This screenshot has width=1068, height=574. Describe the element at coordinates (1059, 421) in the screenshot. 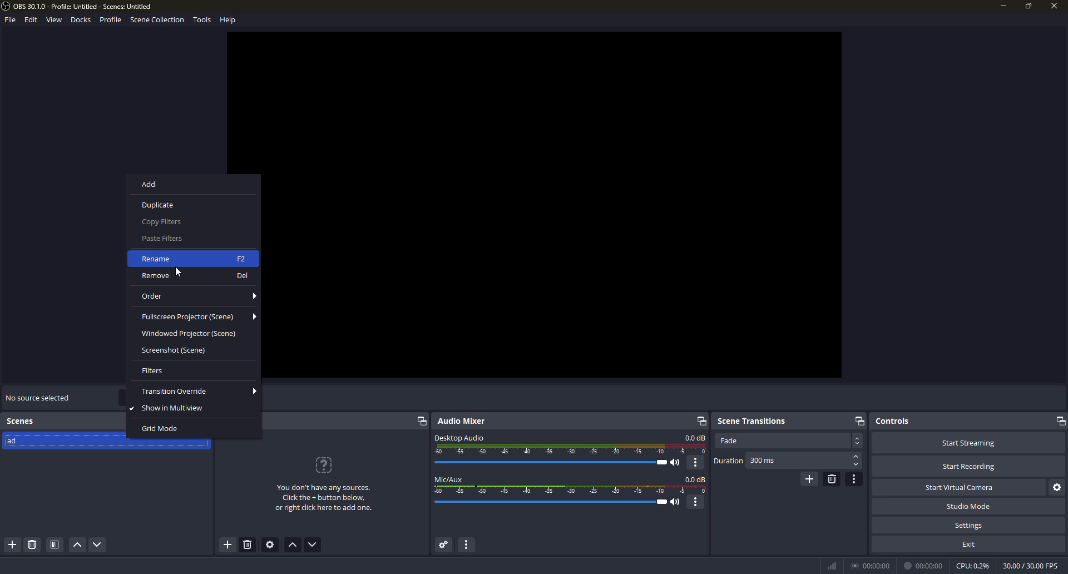

I see `expand` at that location.